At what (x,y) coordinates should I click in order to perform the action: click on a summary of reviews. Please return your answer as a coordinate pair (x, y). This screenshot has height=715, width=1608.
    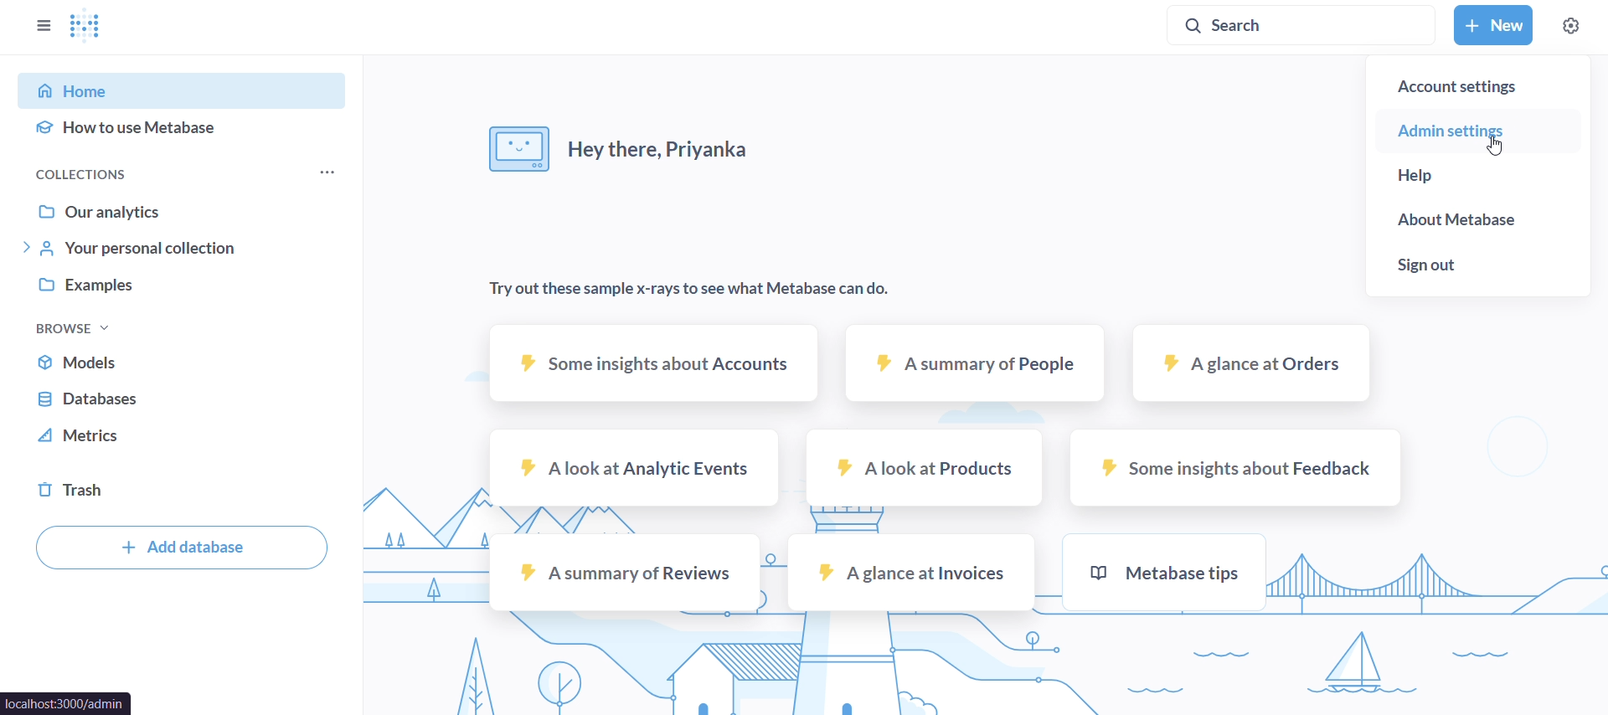
    Looking at the image, I should click on (623, 571).